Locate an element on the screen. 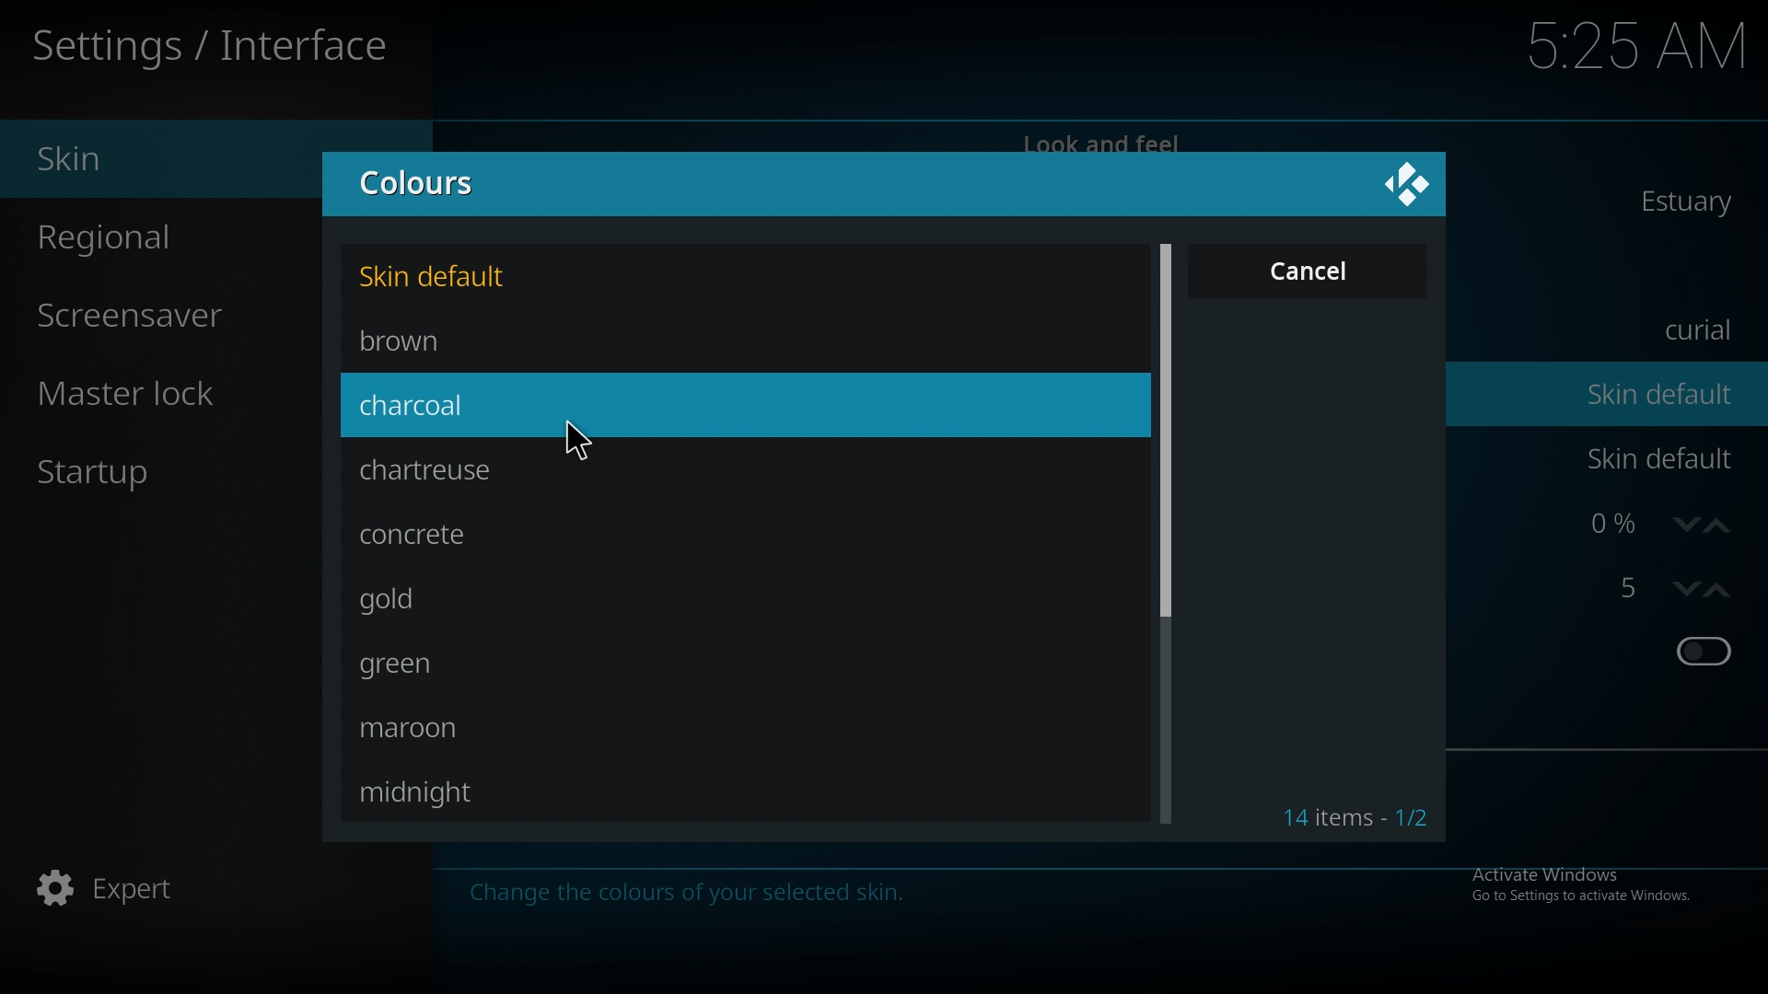 This screenshot has width=1768, height=994. skin default is located at coordinates (1656, 394).